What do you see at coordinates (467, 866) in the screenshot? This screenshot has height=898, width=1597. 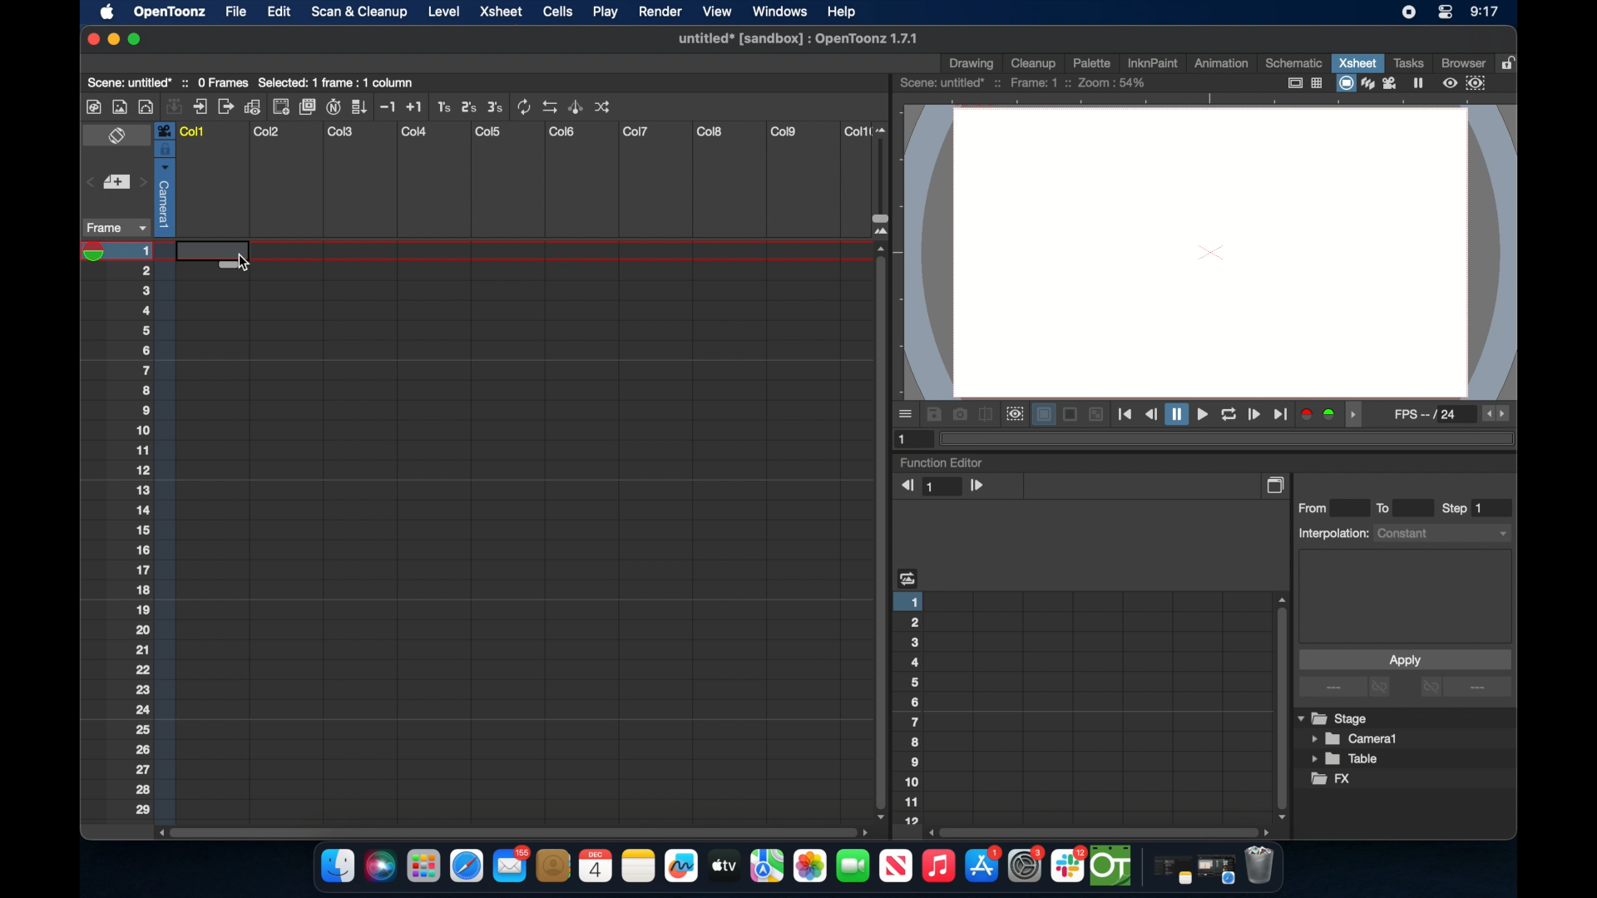 I see `safari` at bounding box center [467, 866].